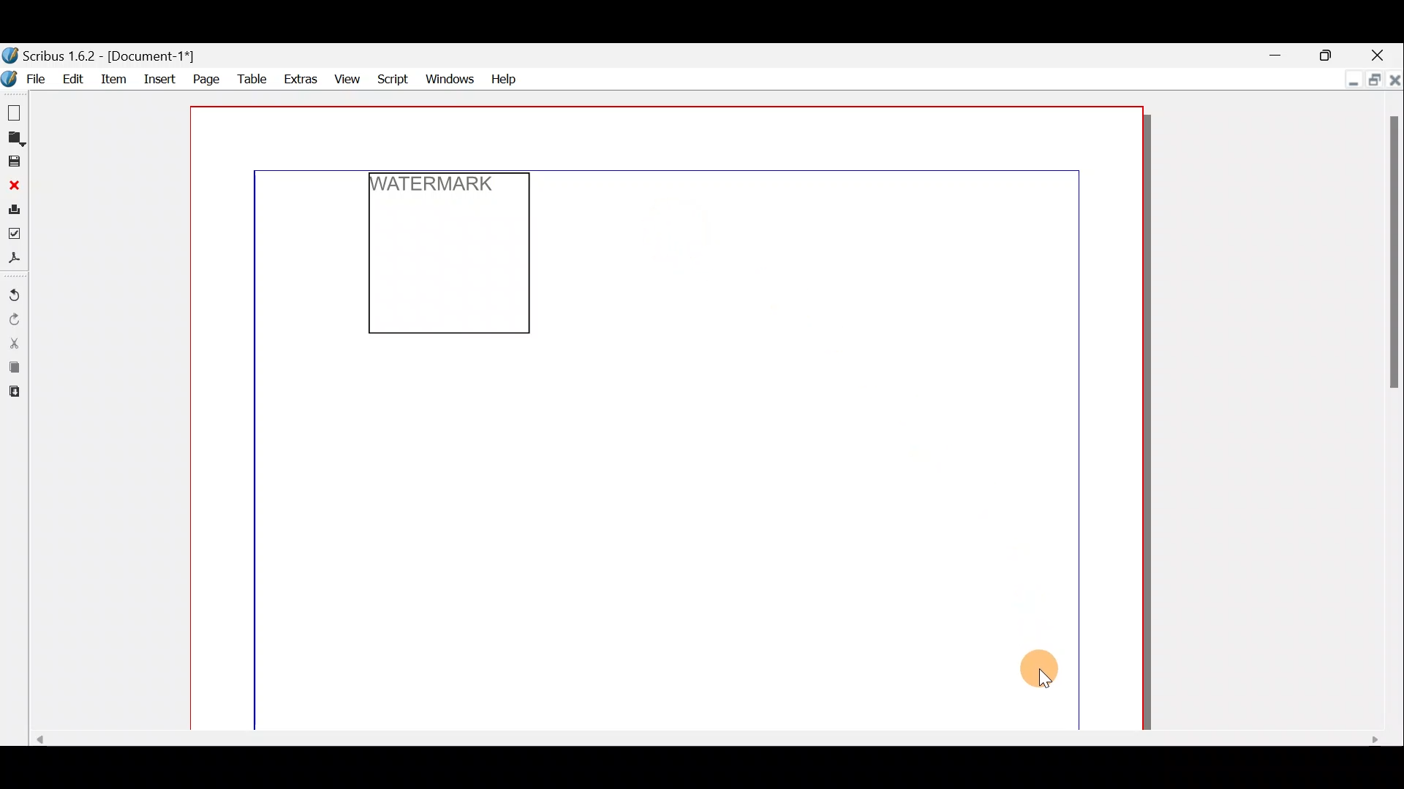  I want to click on New, so click(12, 110).